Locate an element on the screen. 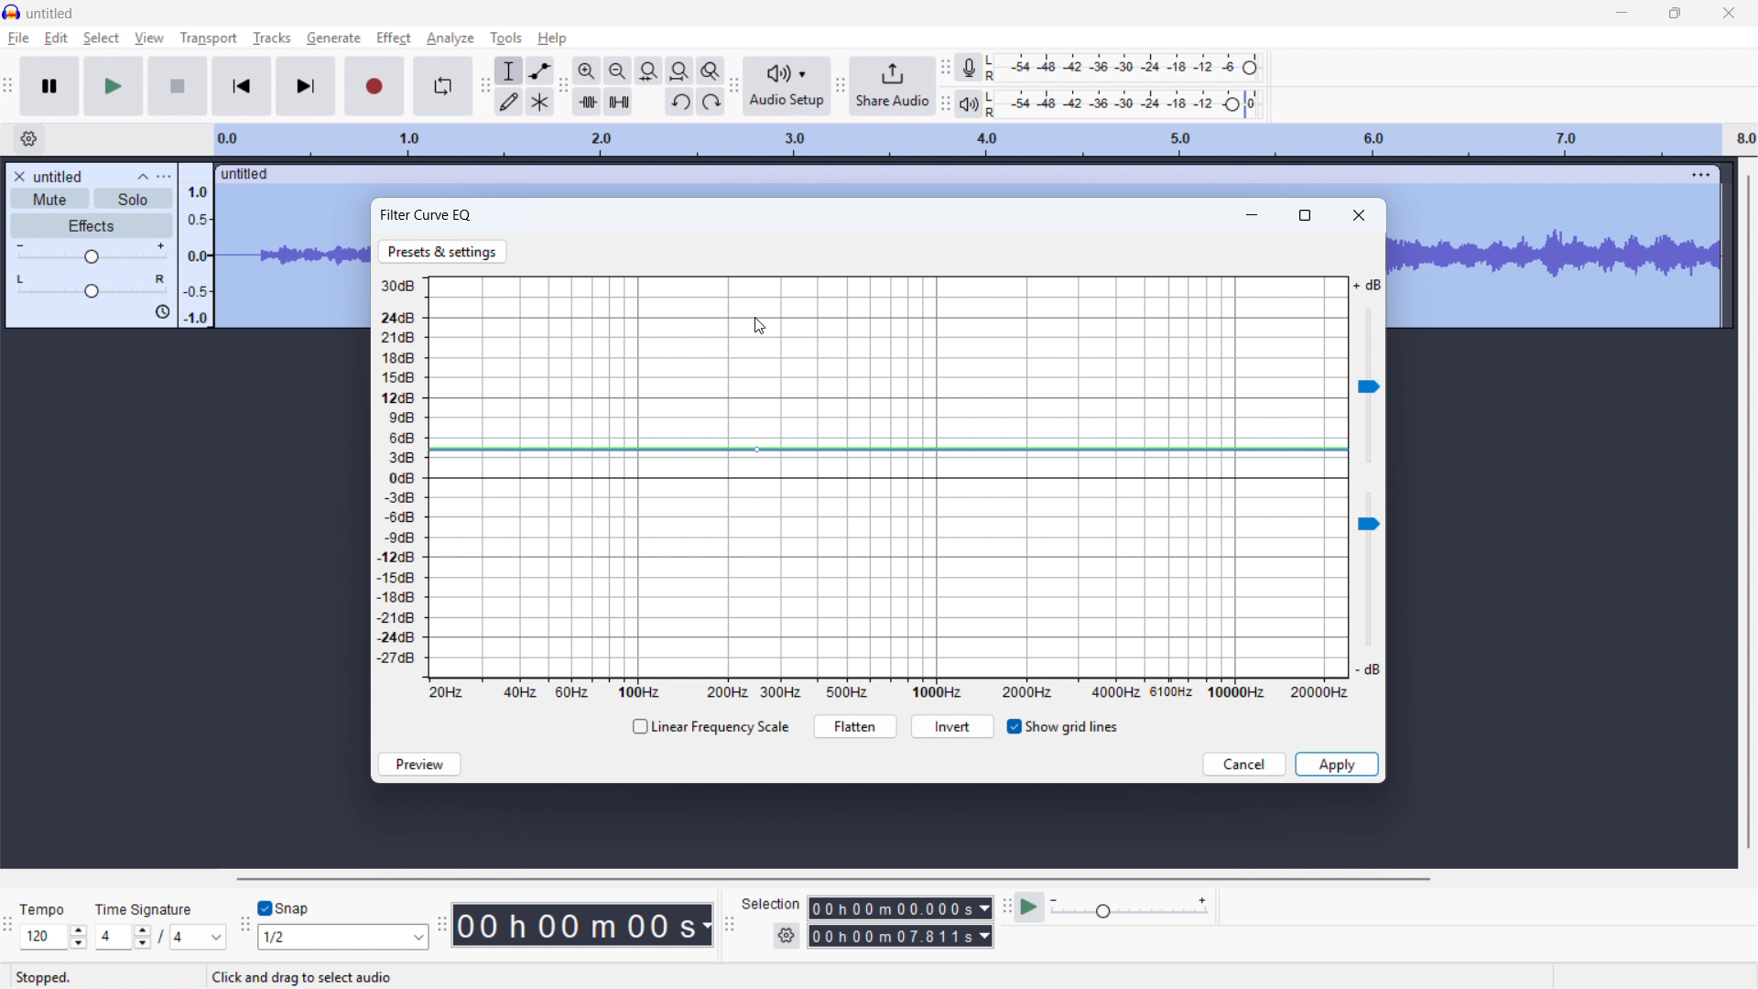  click and drag to select audio is located at coordinates (302, 976).